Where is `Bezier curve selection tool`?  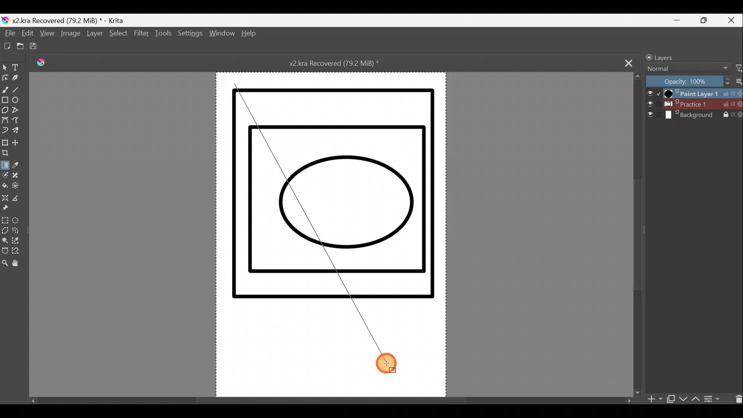 Bezier curve selection tool is located at coordinates (5, 252).